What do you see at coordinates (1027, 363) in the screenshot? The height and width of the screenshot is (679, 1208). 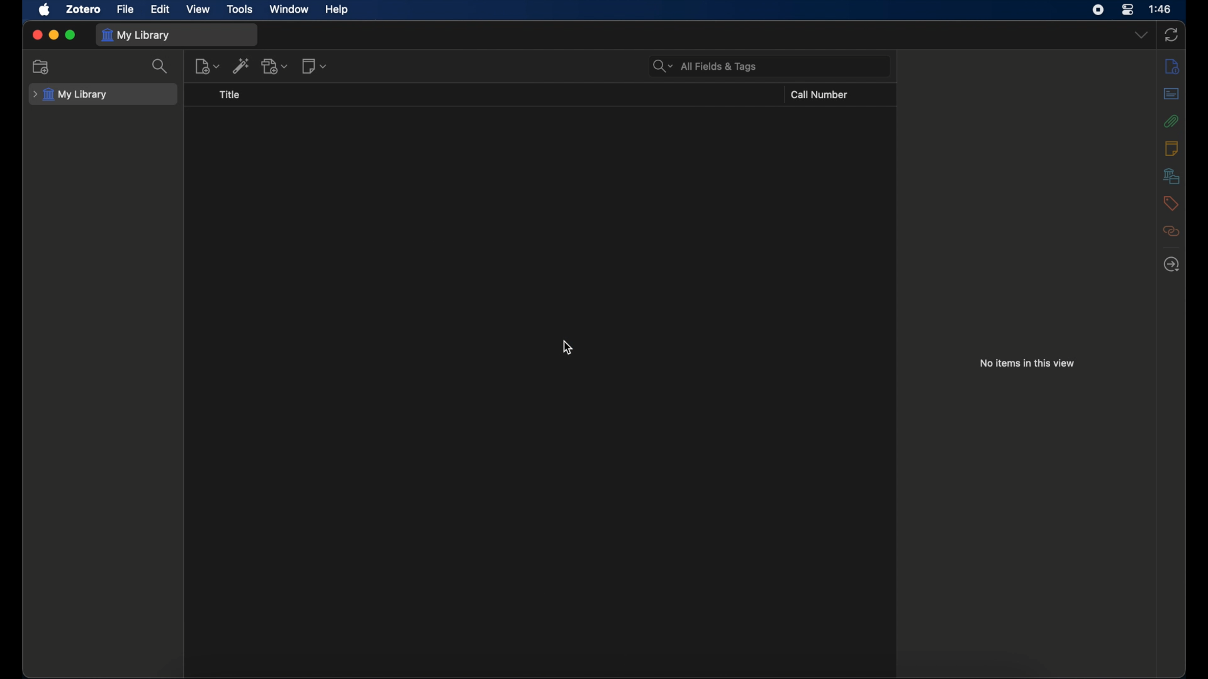 I see `no items in this view` at bounding box center [1027, 363].